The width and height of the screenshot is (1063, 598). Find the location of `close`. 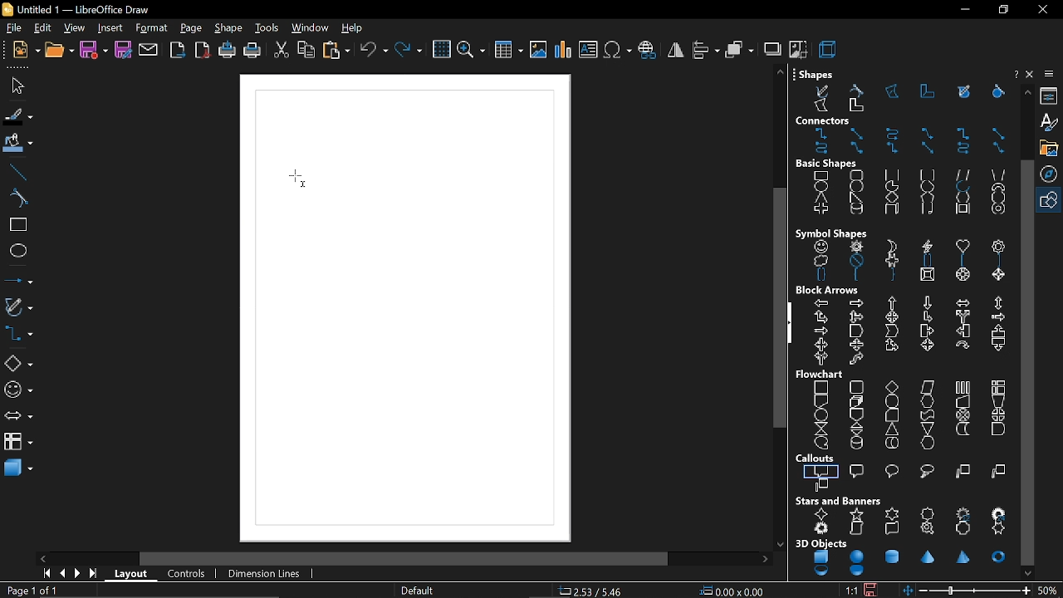

close is located at coordinates (1042, 9).